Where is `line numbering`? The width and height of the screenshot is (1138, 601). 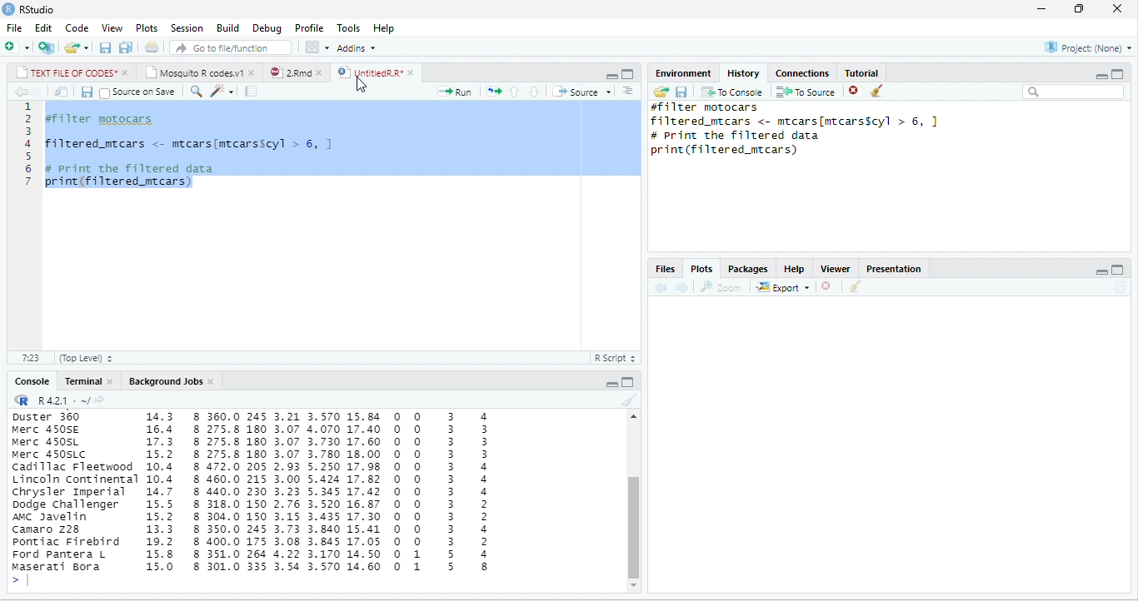
line numbering is located at coordinates (28, 144).